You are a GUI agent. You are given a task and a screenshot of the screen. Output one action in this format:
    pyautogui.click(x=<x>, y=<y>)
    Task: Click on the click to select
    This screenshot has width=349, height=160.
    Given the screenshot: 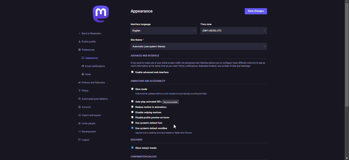 What is the action you would take?
    pyautogui.click(x=131, y=89)
    